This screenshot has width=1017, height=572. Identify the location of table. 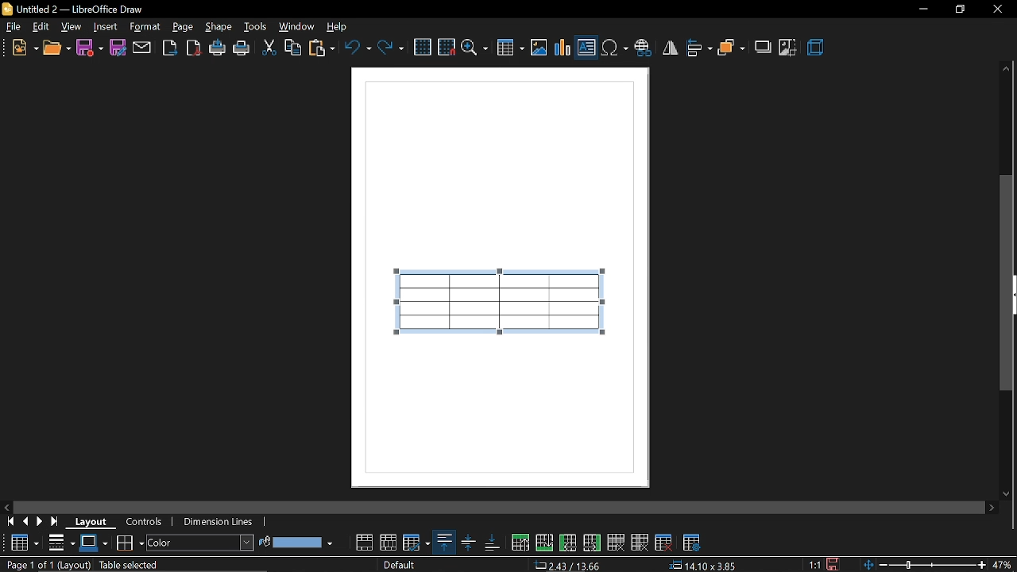
(498, 299).